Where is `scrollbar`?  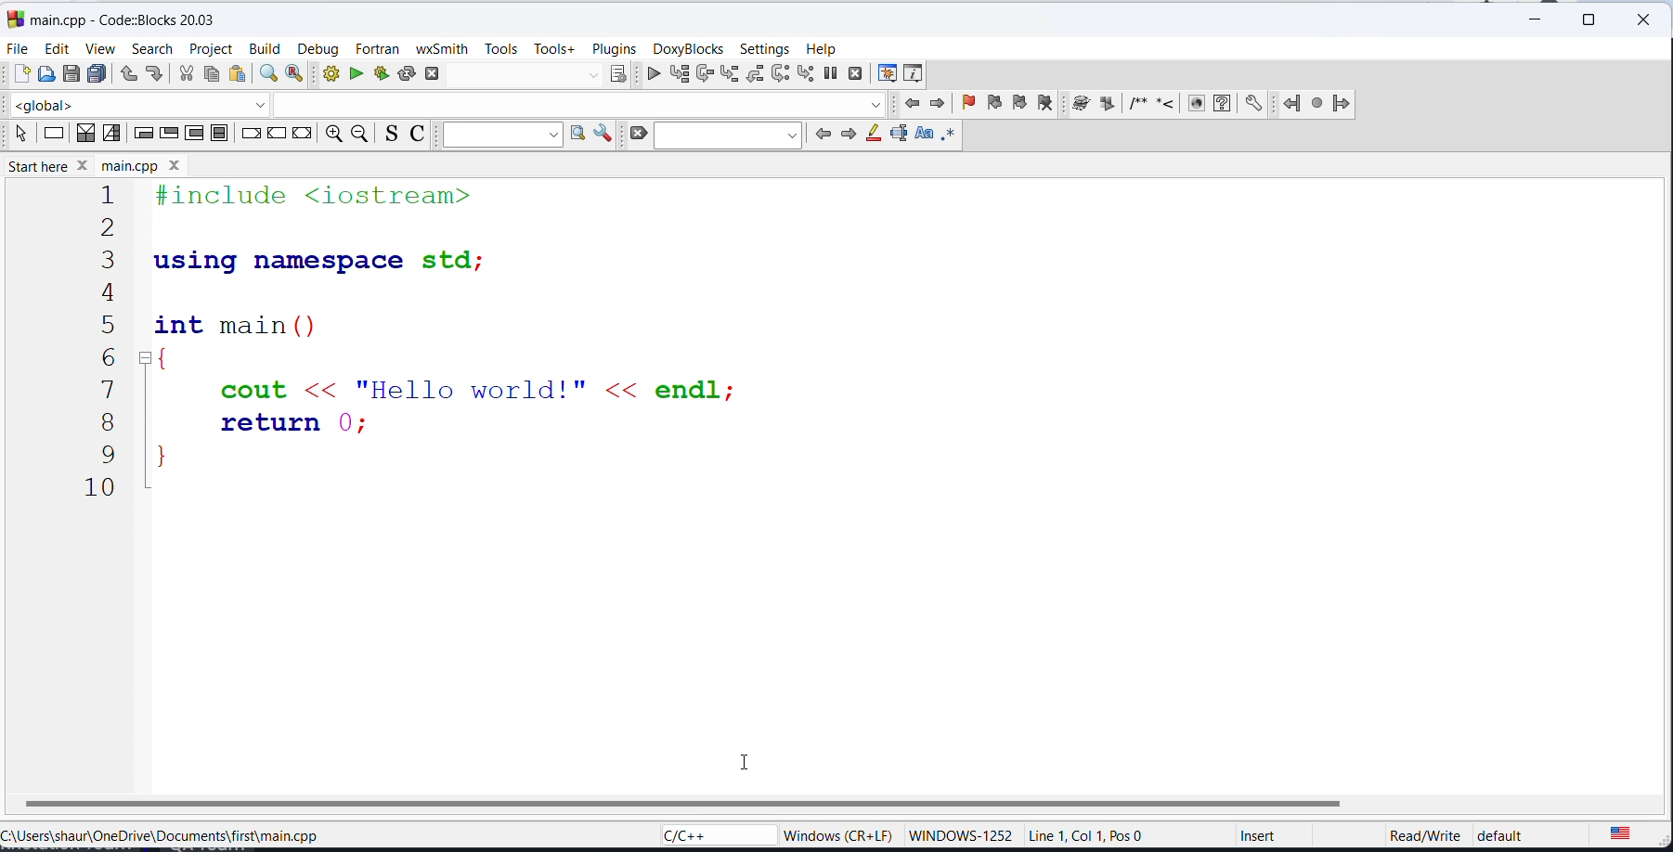
scrollbar is located at coordinates (684, 802).